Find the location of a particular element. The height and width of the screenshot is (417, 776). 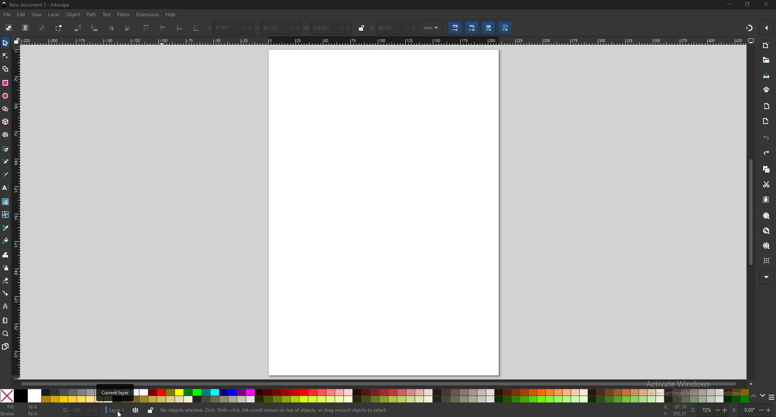

select all objects is located at coordinates (9, 27).